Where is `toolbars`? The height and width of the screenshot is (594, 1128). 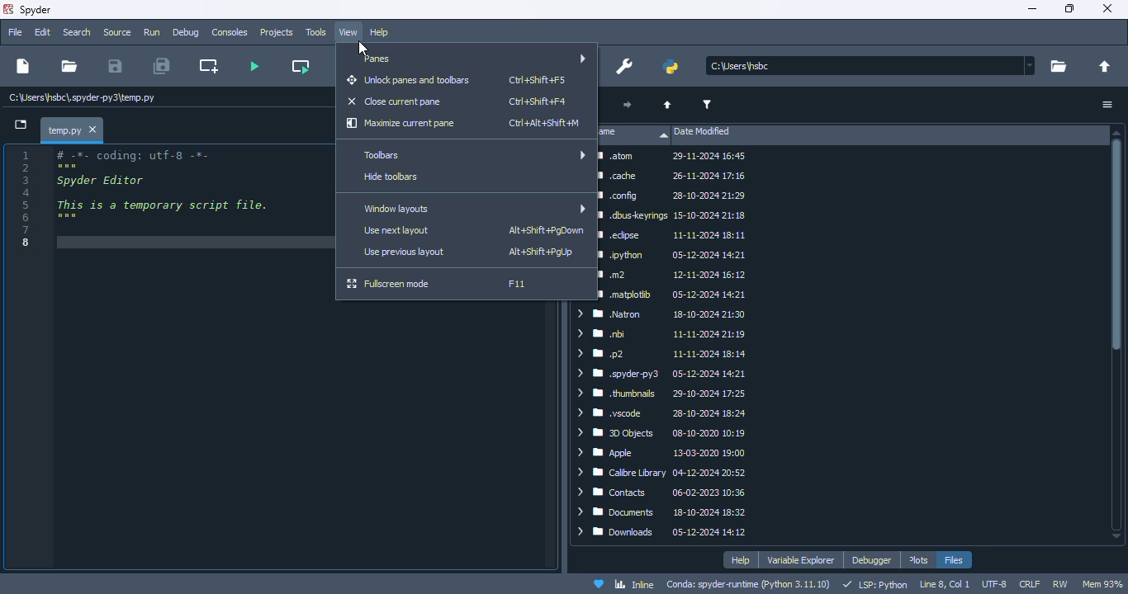 toolbars is located at coordinates (471, 155).